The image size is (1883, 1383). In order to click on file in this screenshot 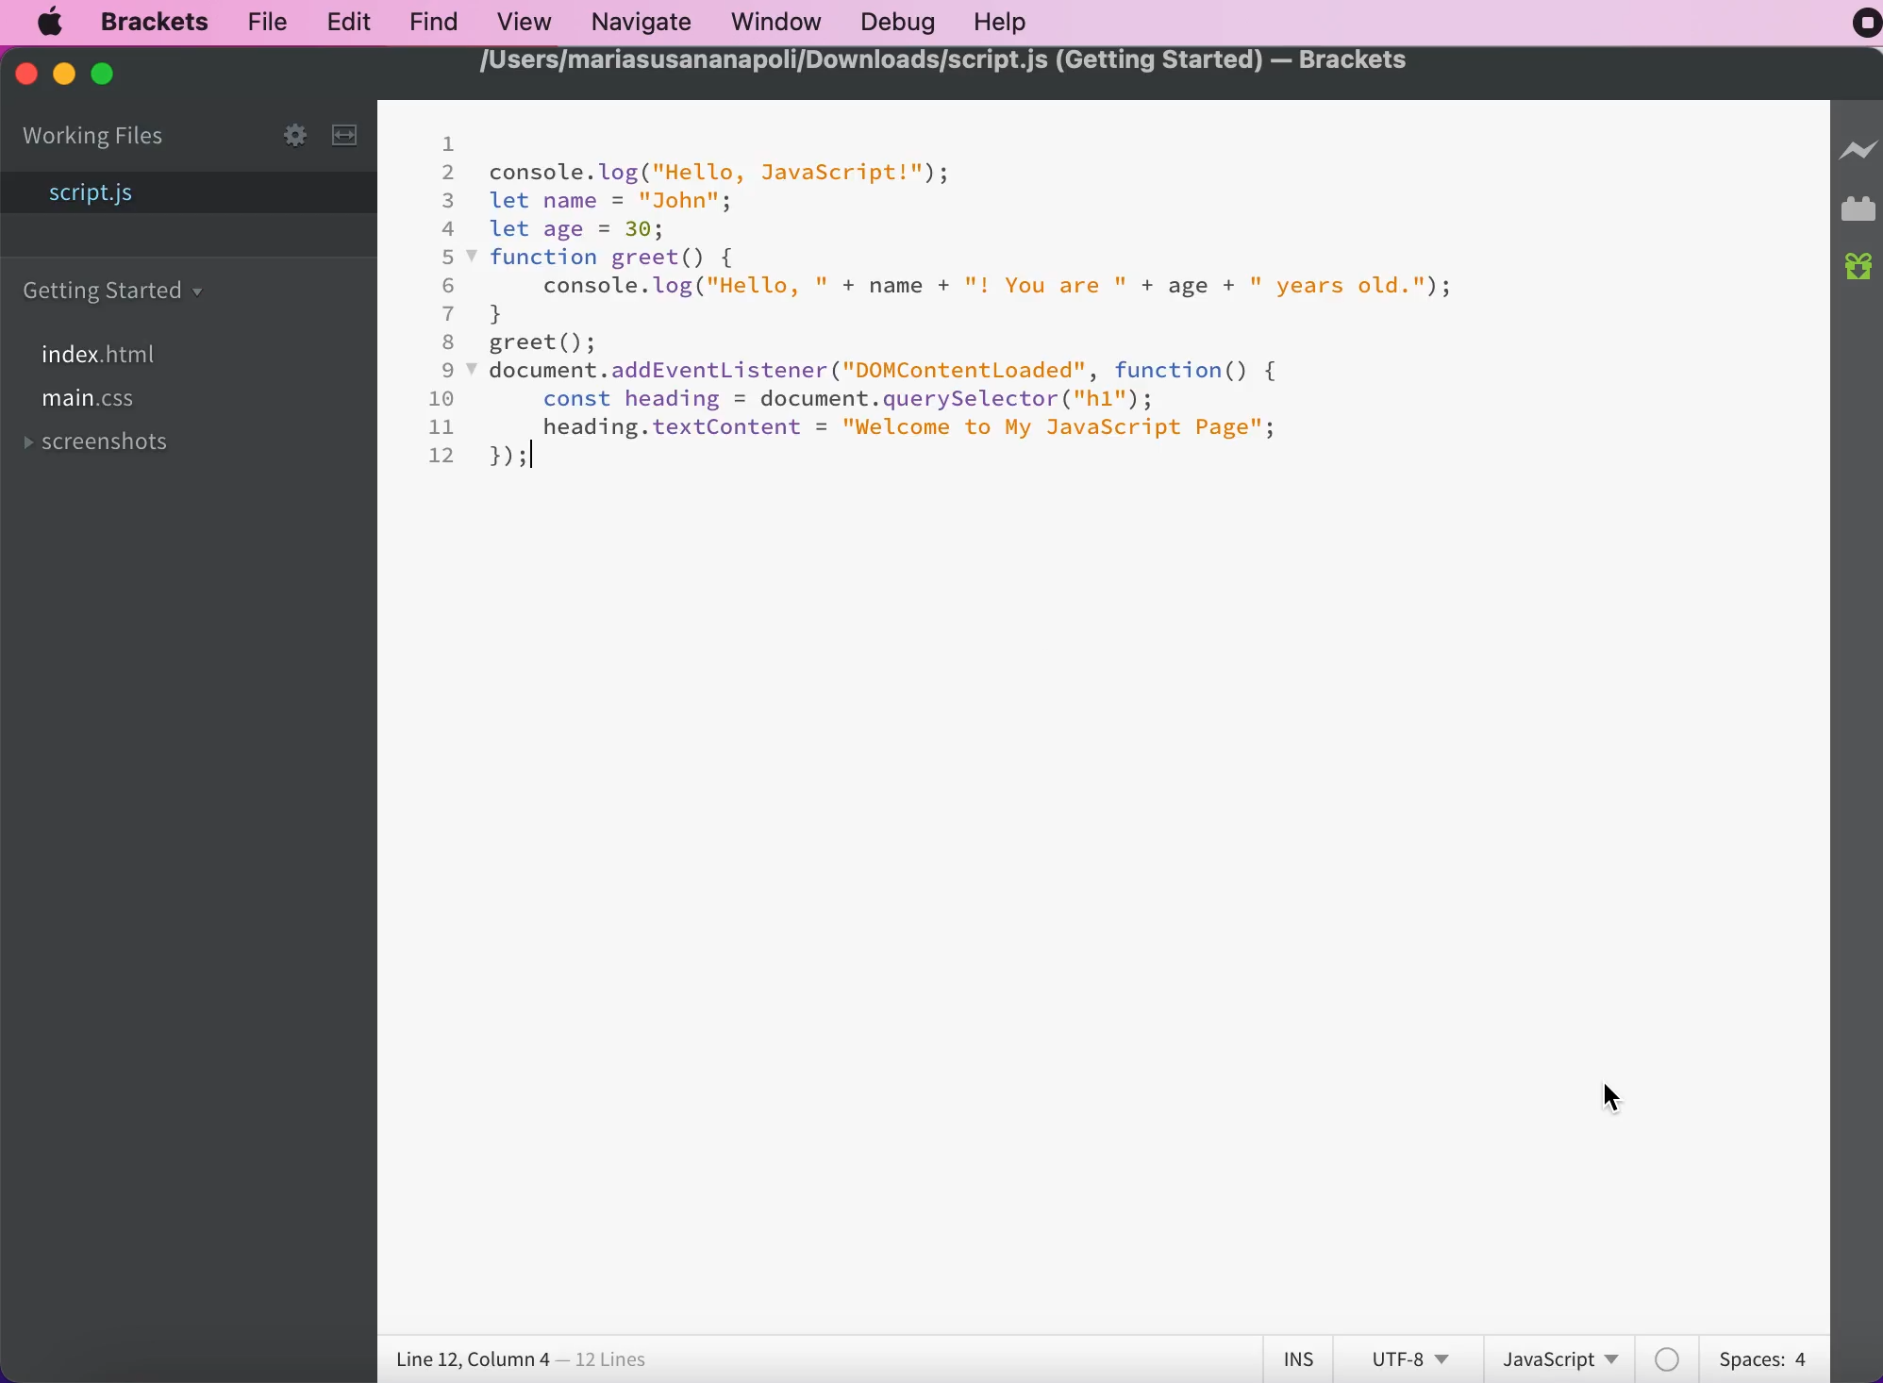, I will do `click(267, 23)`.